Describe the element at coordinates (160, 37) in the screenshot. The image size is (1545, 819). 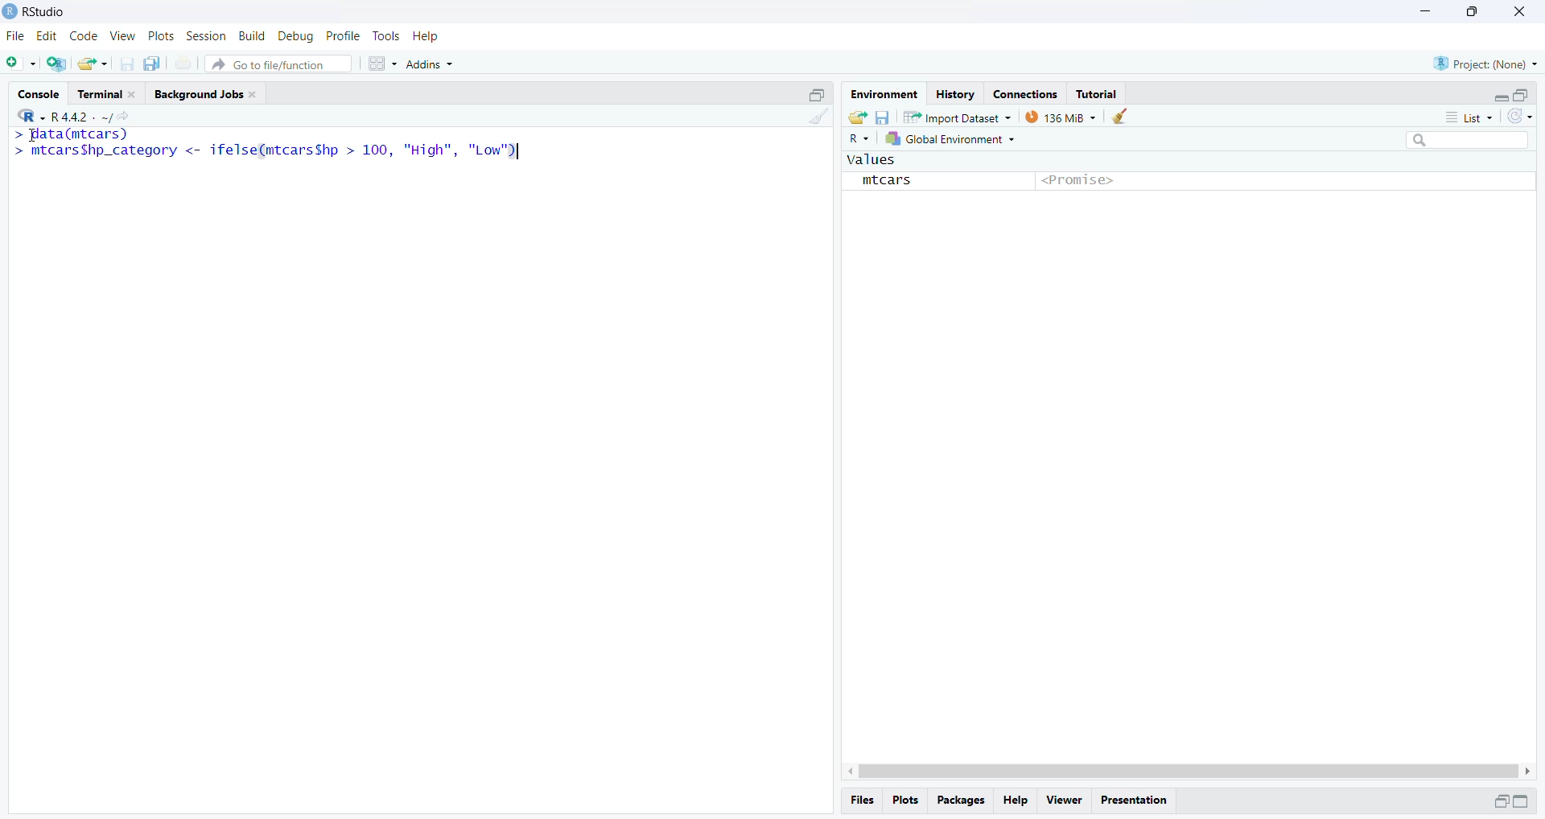
I see `Plots` at that location.